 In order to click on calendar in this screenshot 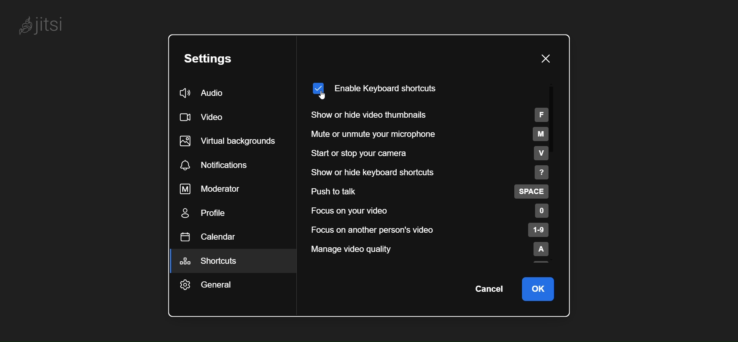, I will do `click(219, 237)`.